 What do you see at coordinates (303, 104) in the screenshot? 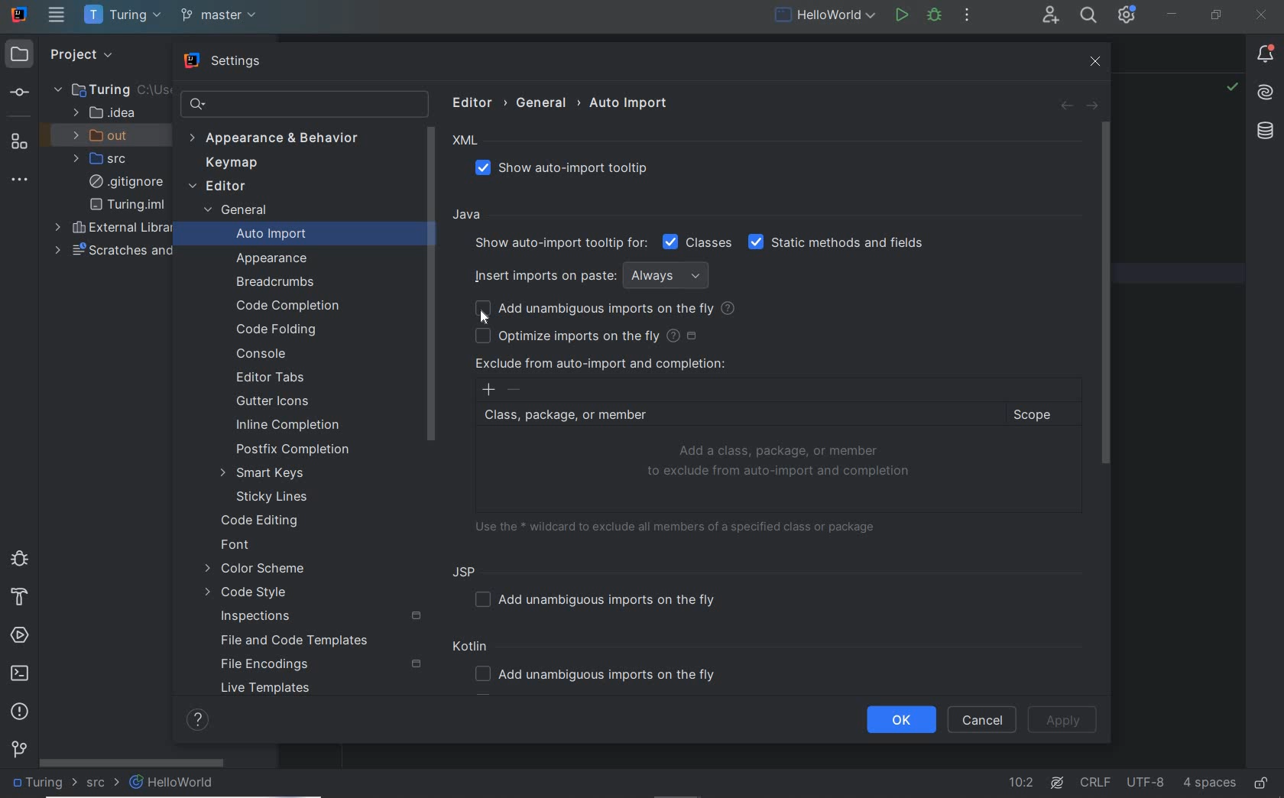
I see `RECENT SEARCH` at bounding box center [303, 104].